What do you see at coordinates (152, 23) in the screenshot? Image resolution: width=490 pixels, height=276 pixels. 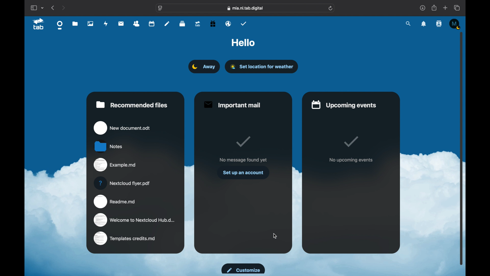 I see `calendar` at bounding box center [152, 23].